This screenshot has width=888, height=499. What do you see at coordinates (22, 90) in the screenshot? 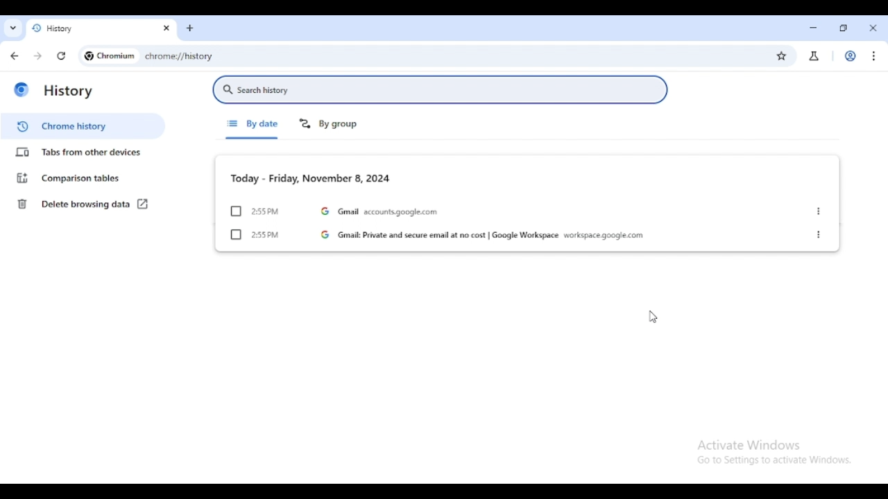
I see `logo` at bounding box center [22, 90].